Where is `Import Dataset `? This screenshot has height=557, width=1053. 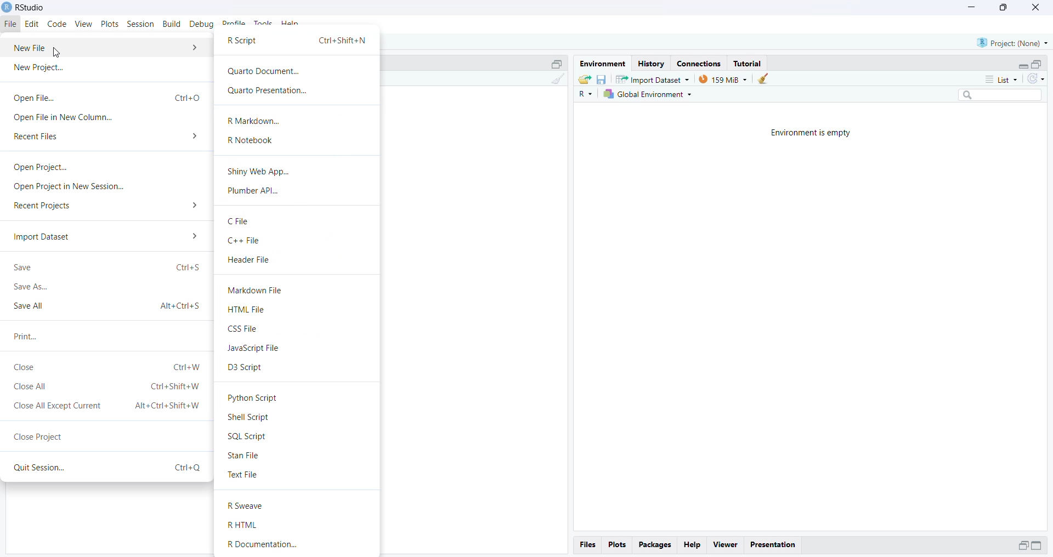 Import Dataset  is located at coordinates (104, 236).